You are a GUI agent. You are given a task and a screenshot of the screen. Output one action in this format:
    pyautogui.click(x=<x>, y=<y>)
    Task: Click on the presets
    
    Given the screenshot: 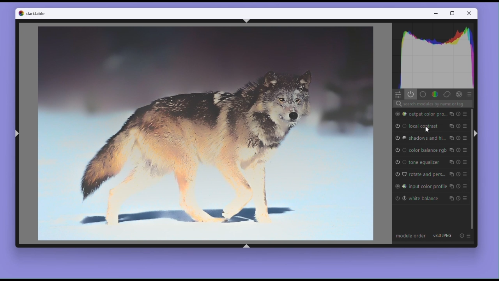 What is the action you would take?
    pyautogui.click(x=464, y=114)
    